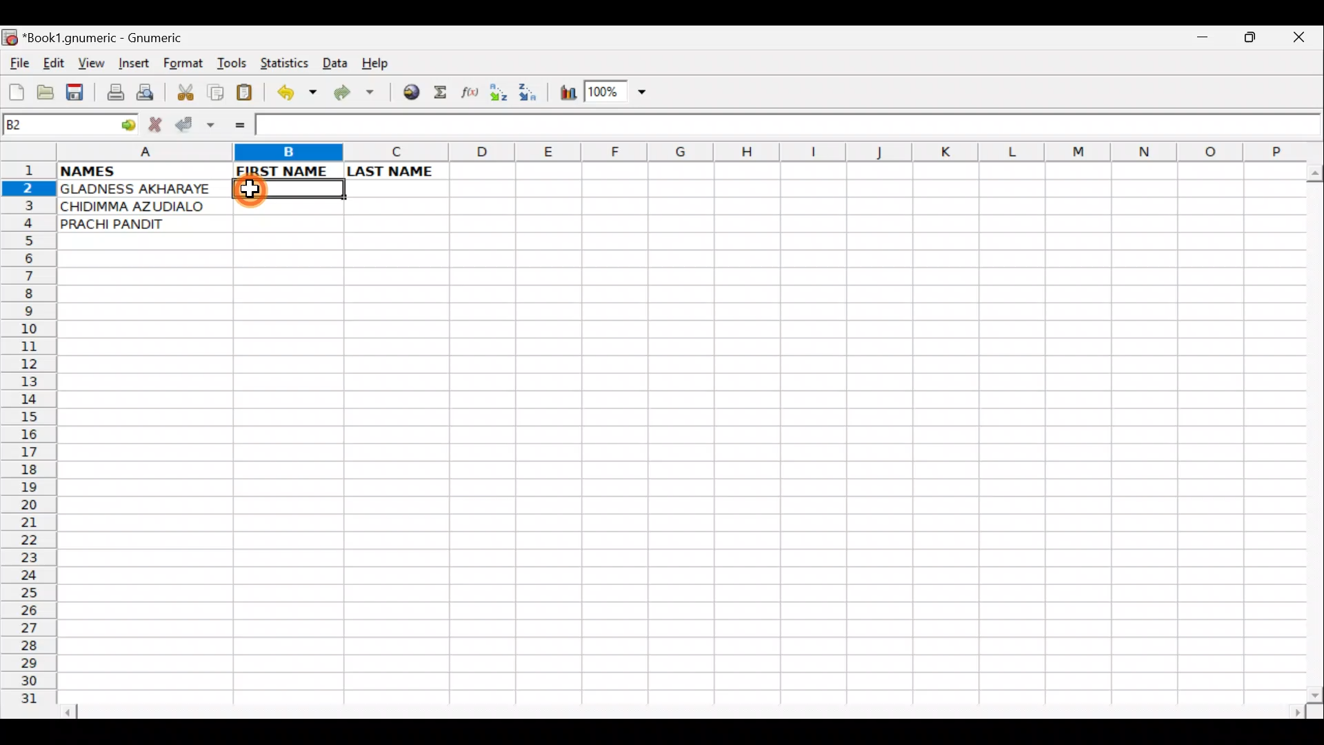 The image size is (1324, 745). I want to click on go to, so click(127, 123).